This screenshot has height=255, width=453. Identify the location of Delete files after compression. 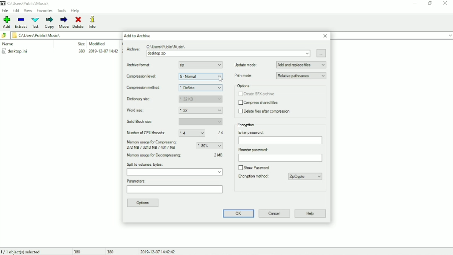
(266, 112).